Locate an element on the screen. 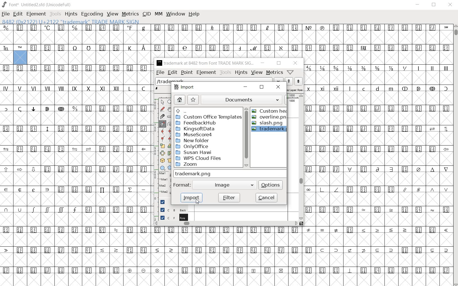 The image size is (458, 286). view is located at coordinates (257, 72).